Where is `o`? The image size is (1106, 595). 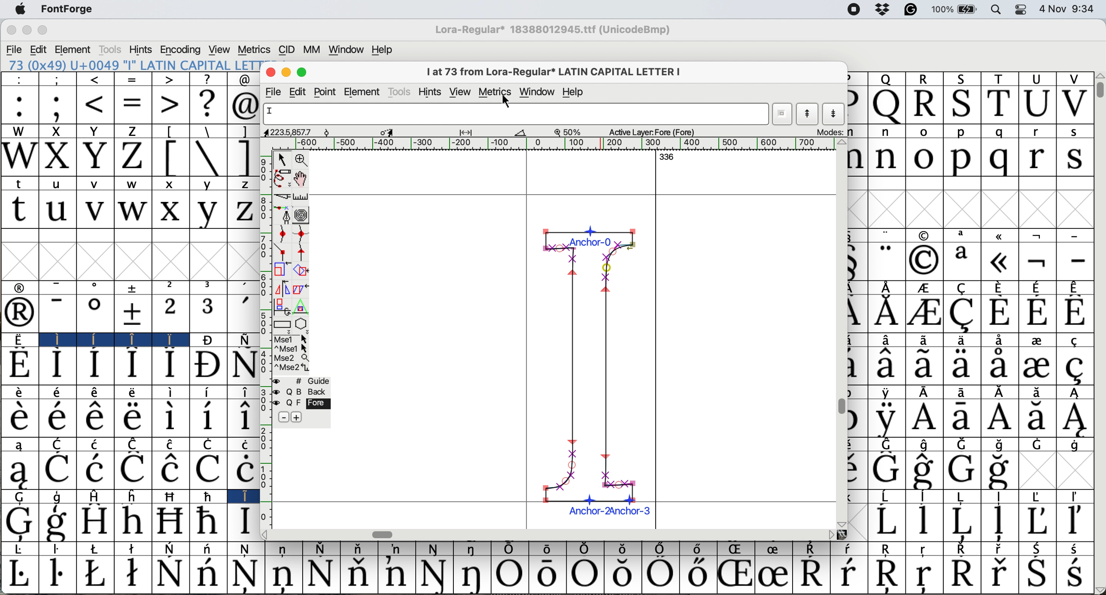
o is located at coordinates (925, 157).